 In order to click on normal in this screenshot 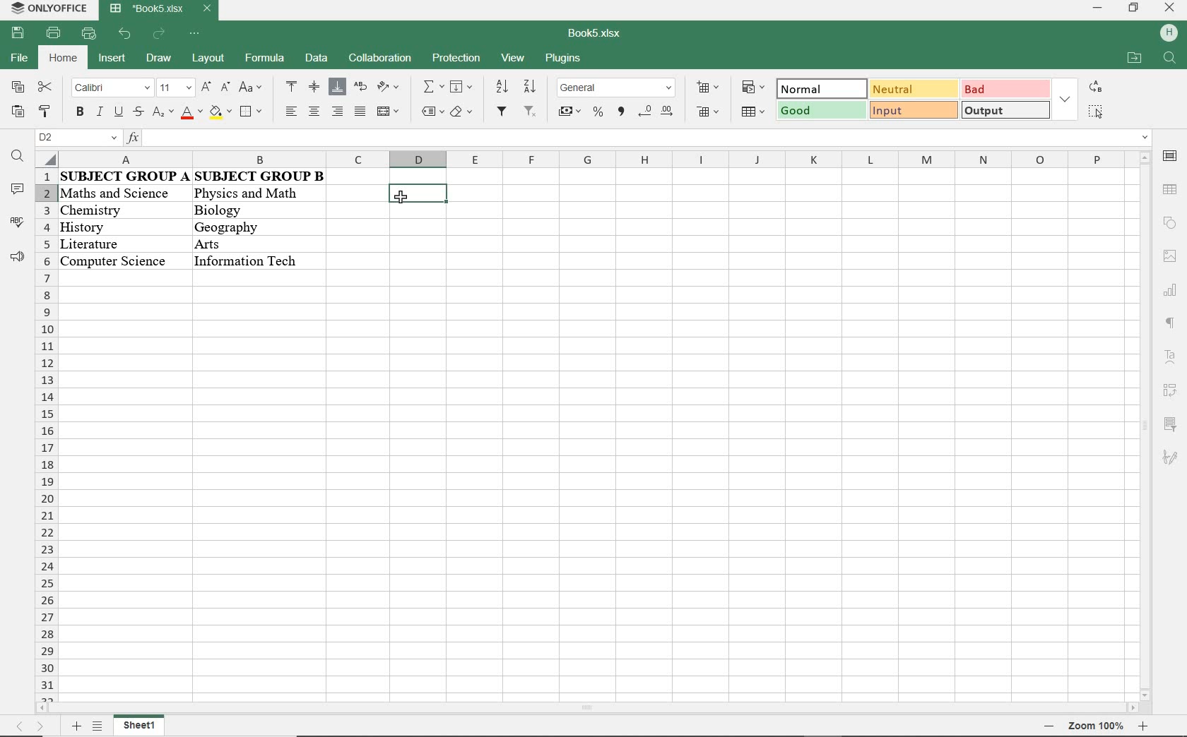, I will do `click(818, 89)`.